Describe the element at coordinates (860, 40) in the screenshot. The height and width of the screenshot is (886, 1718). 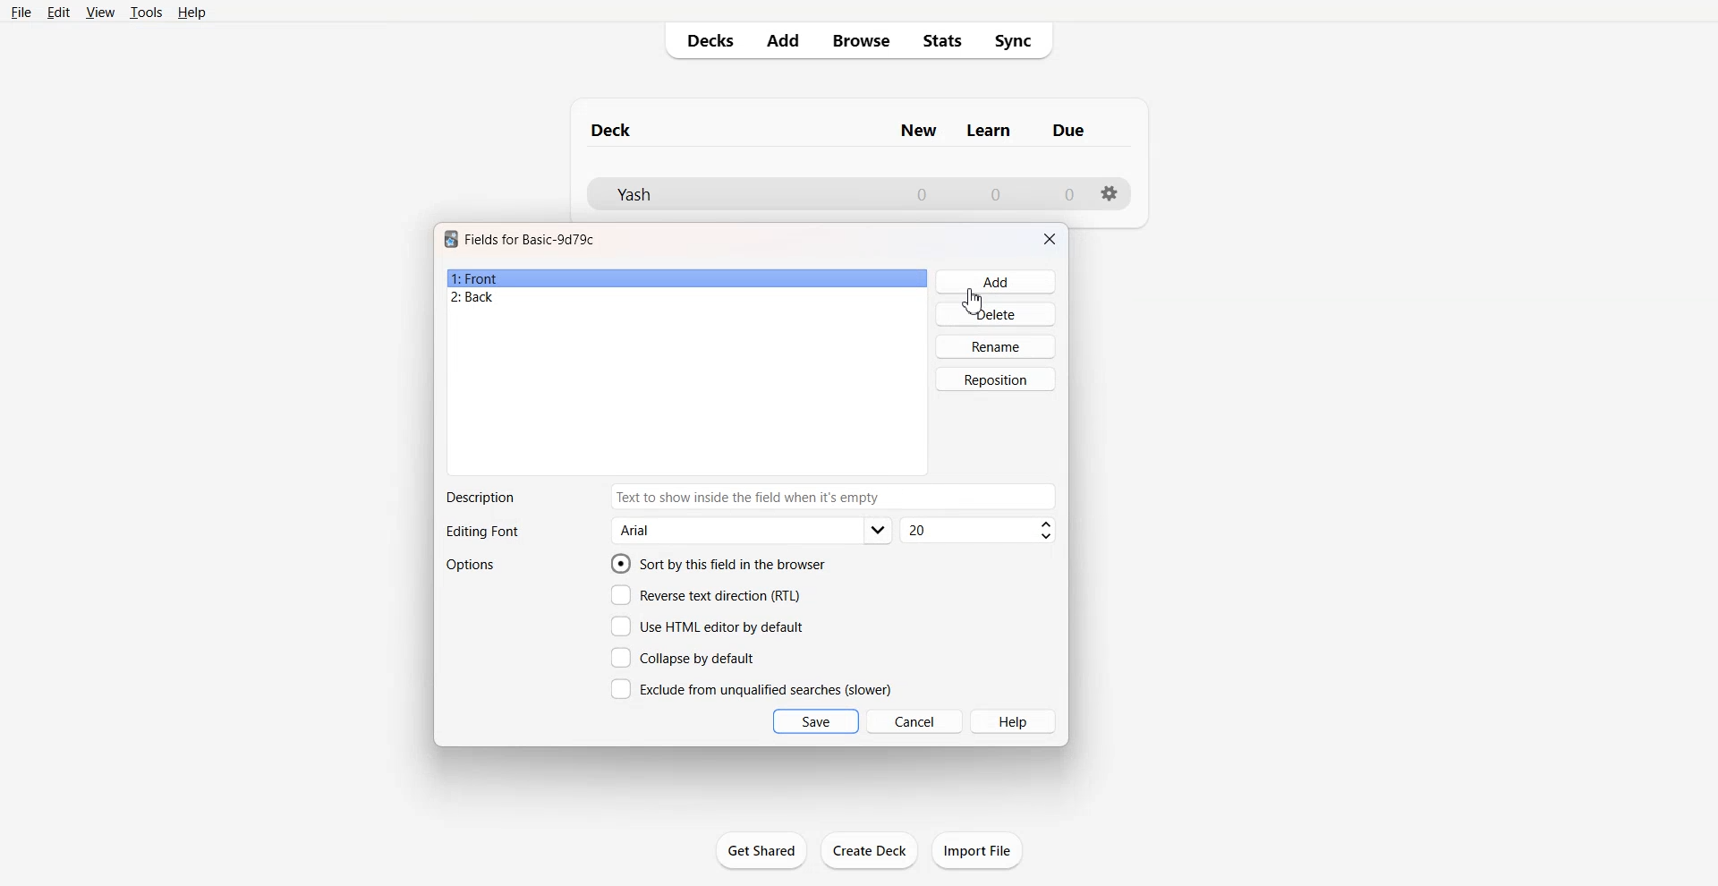
I see `Browse` at that location.